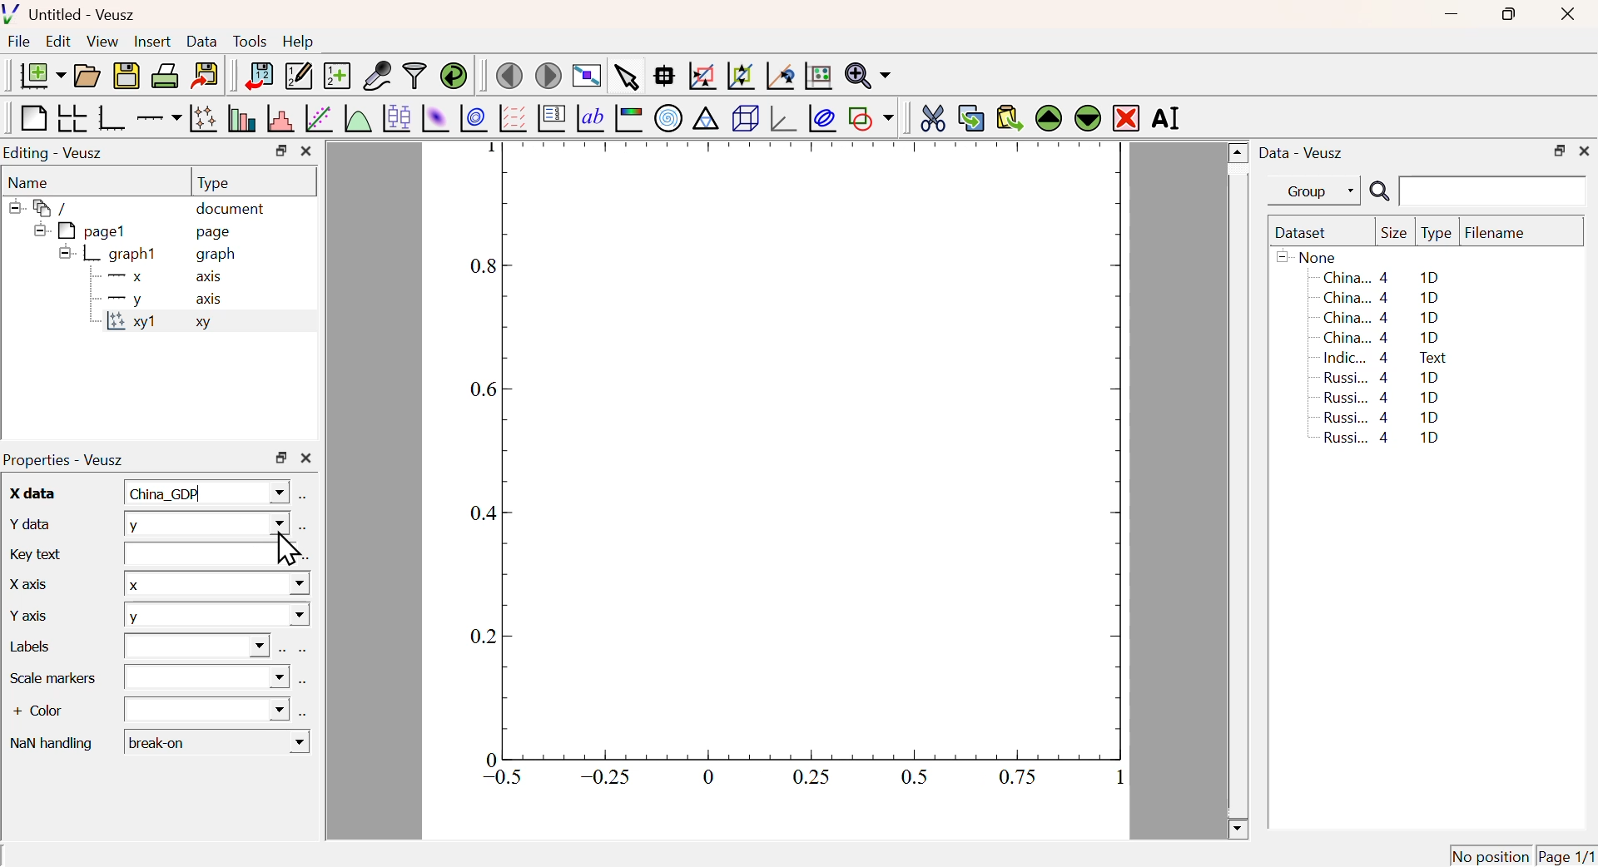 Image resolution: width=1598 pixels, height=867 pixels. I want to click on Key text, so click(37, 552).